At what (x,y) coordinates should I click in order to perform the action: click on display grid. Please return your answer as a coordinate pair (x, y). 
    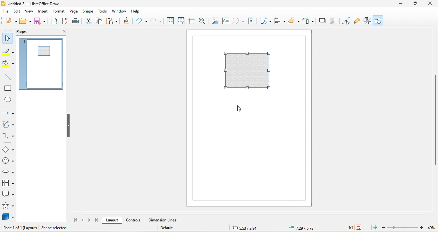
    Looking at the image, I should click on (170, 21).